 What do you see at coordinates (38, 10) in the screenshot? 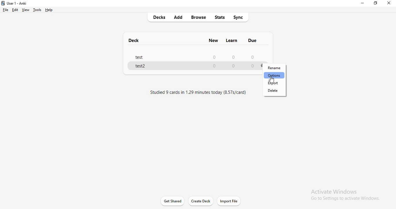
I see `tools` at bounding box center [38, 10].